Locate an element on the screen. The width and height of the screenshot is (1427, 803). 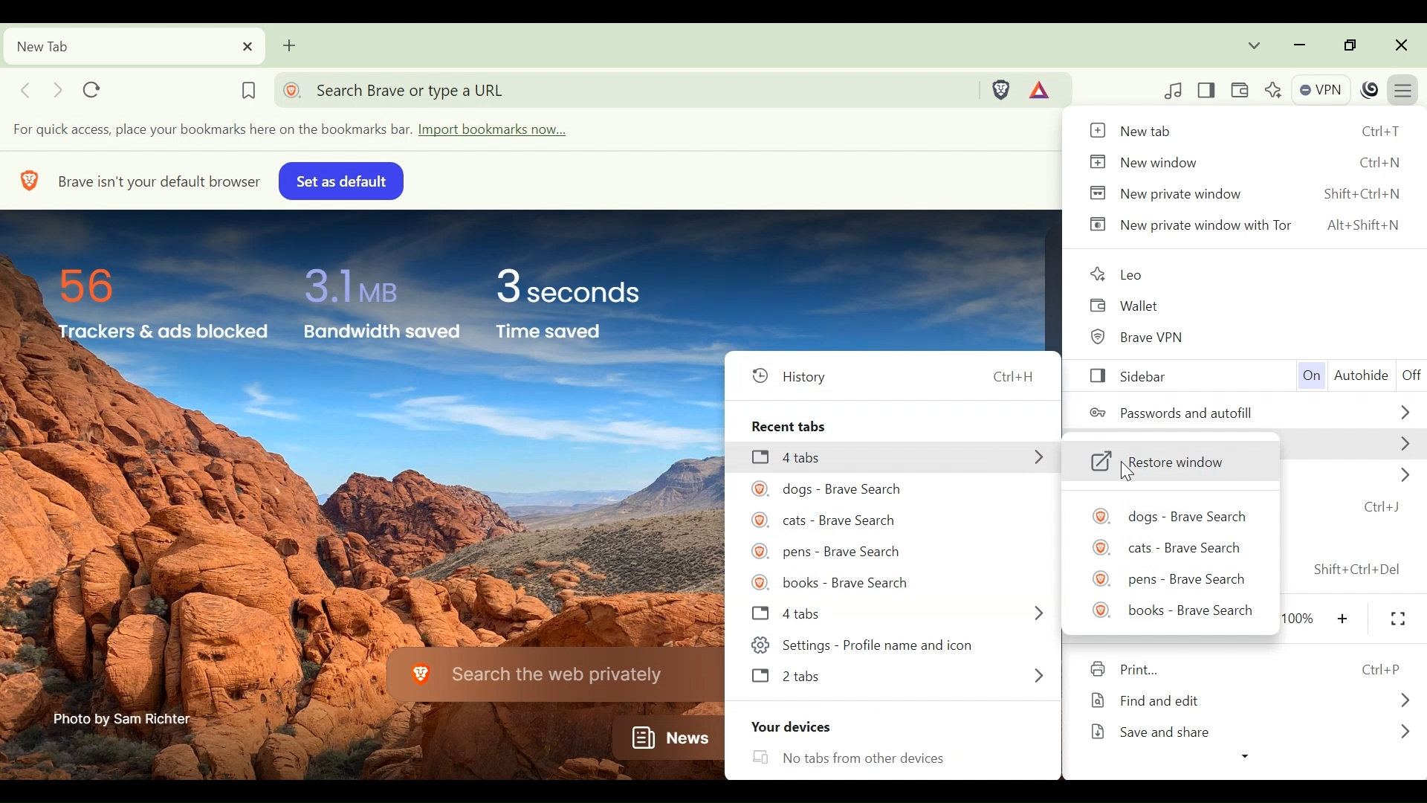
Ctrl+H is located at coordinates (1014, 378).